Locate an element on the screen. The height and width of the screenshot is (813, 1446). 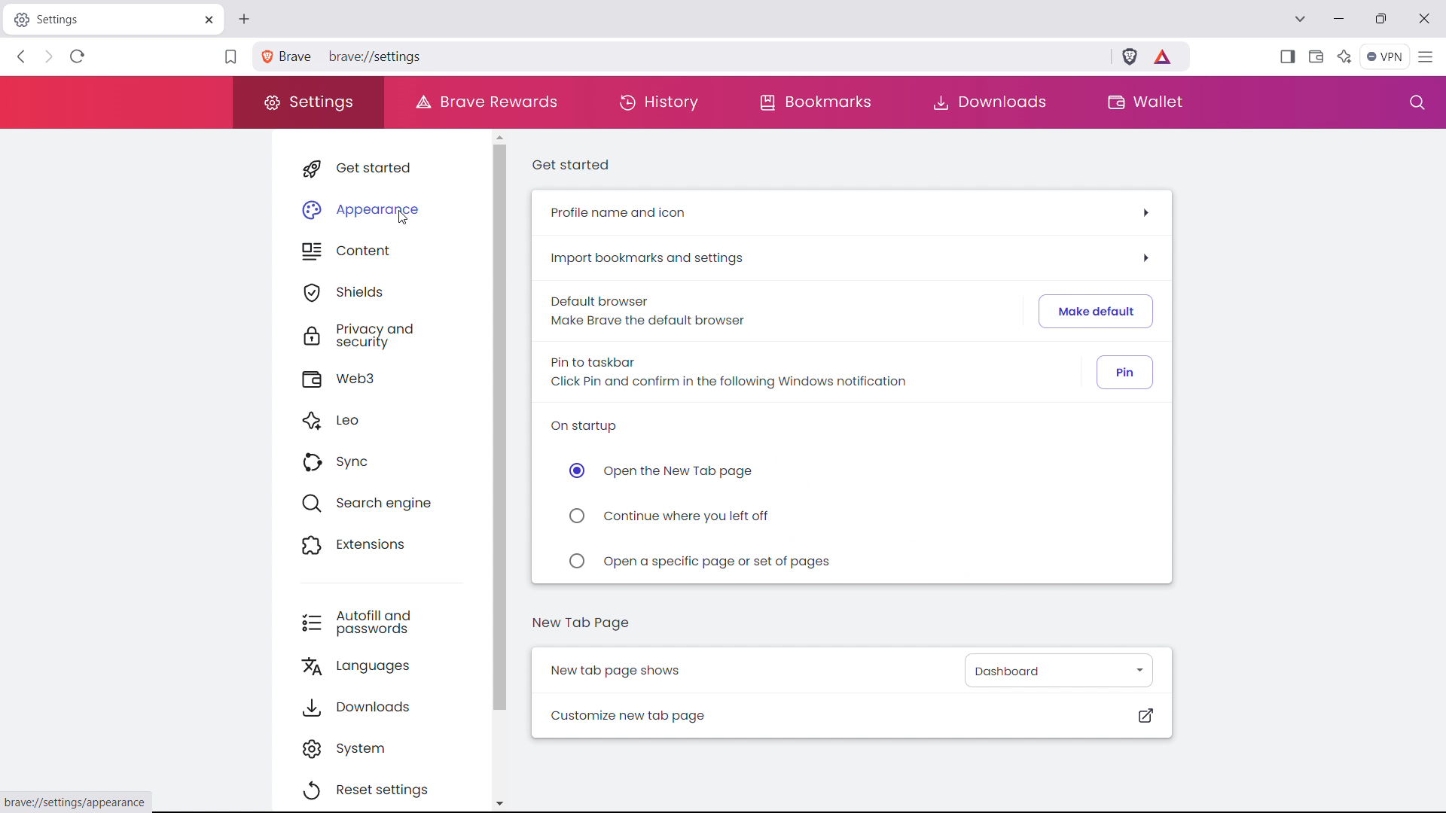
search engine is located at coordinates (383, 501).